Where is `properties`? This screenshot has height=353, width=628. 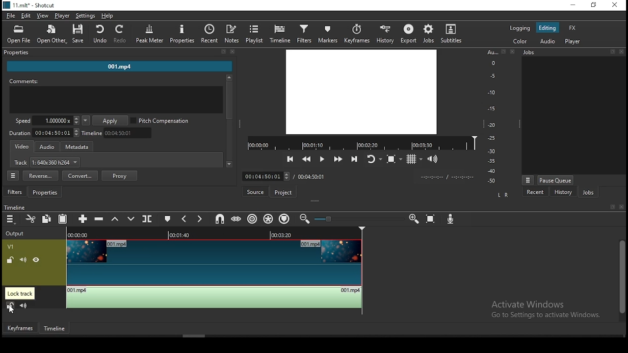
properties is located at coordinates (182, 33).